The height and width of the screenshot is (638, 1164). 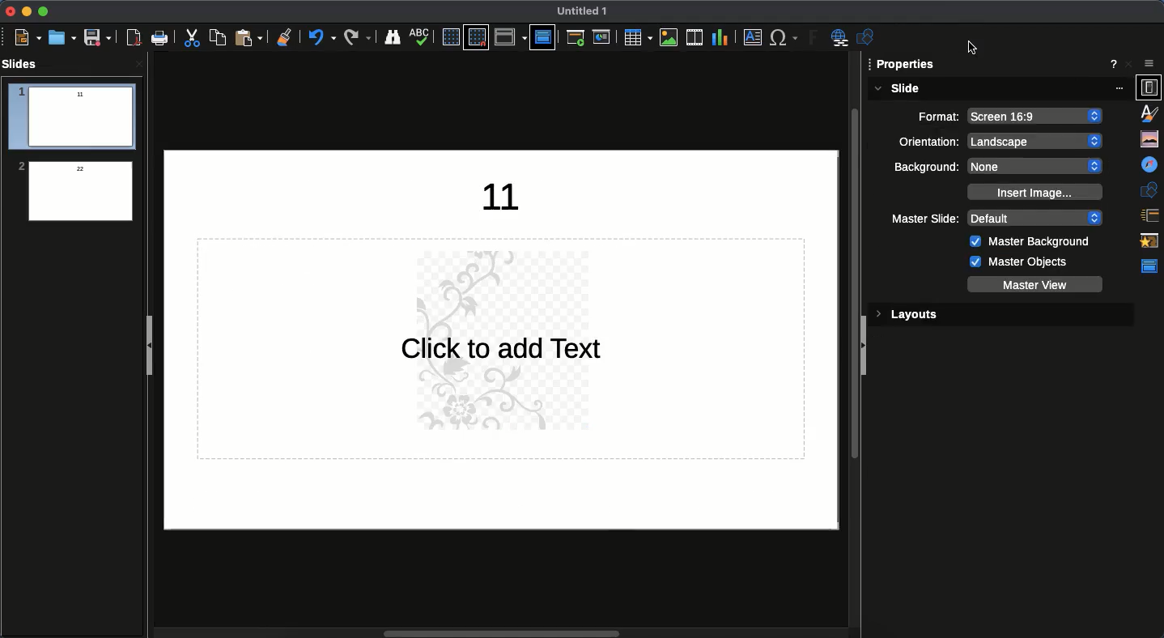 I want to click on Orientation, so click(x=927, y=142).